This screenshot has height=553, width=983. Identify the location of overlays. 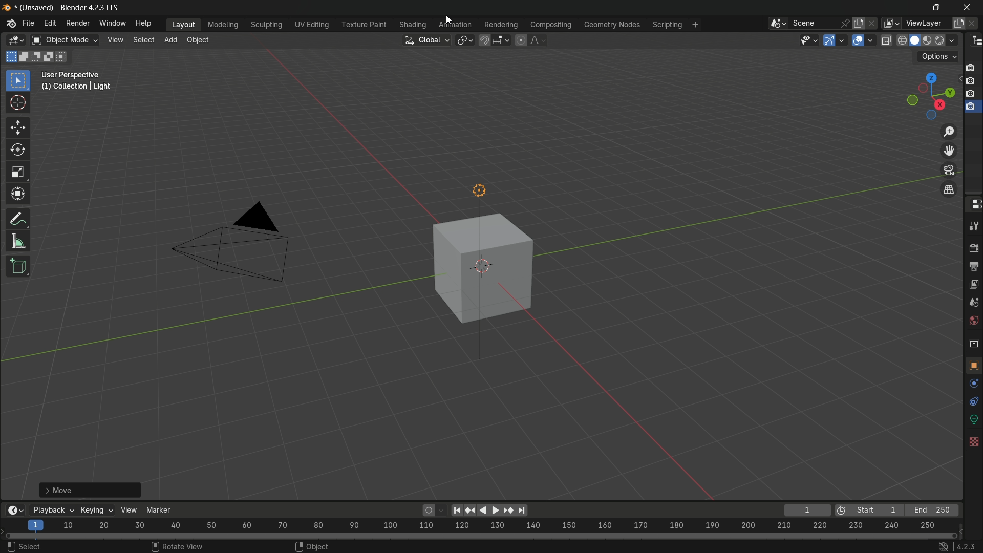
(871, 40).